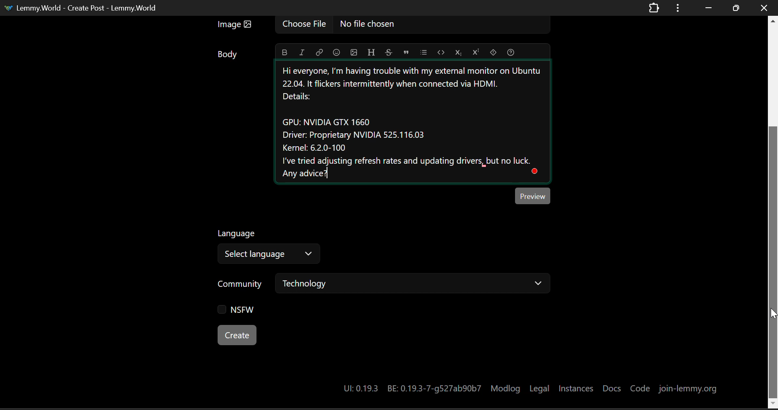  I want to click on Italic, so click(301, 52).